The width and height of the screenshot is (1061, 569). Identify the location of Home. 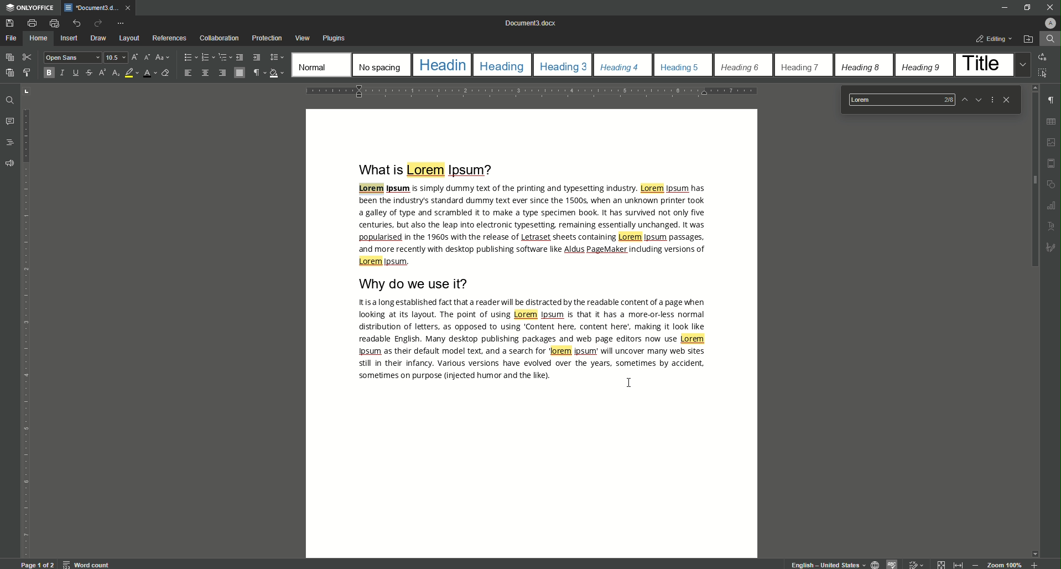
(40, 38).